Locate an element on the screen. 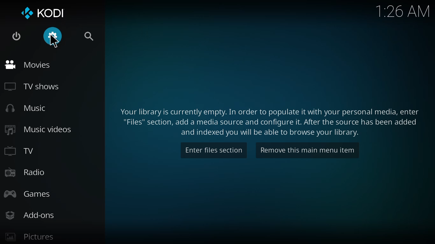 The width and height of the screenshot is (435, 244). radio is located at coordinates (26, 172).